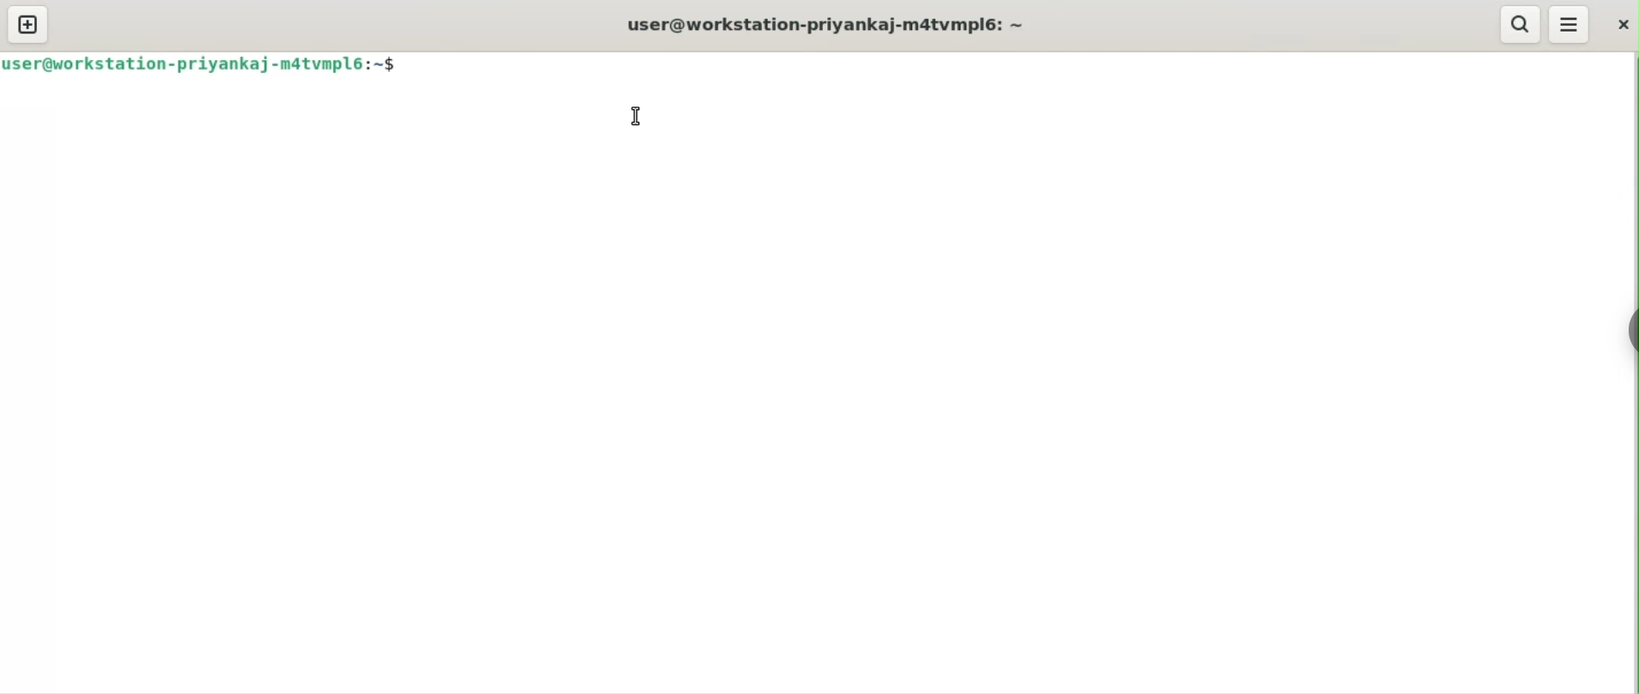 This screenshot has width=1639, height=694. I want to click on Toggle Button, so click(1622, 338).